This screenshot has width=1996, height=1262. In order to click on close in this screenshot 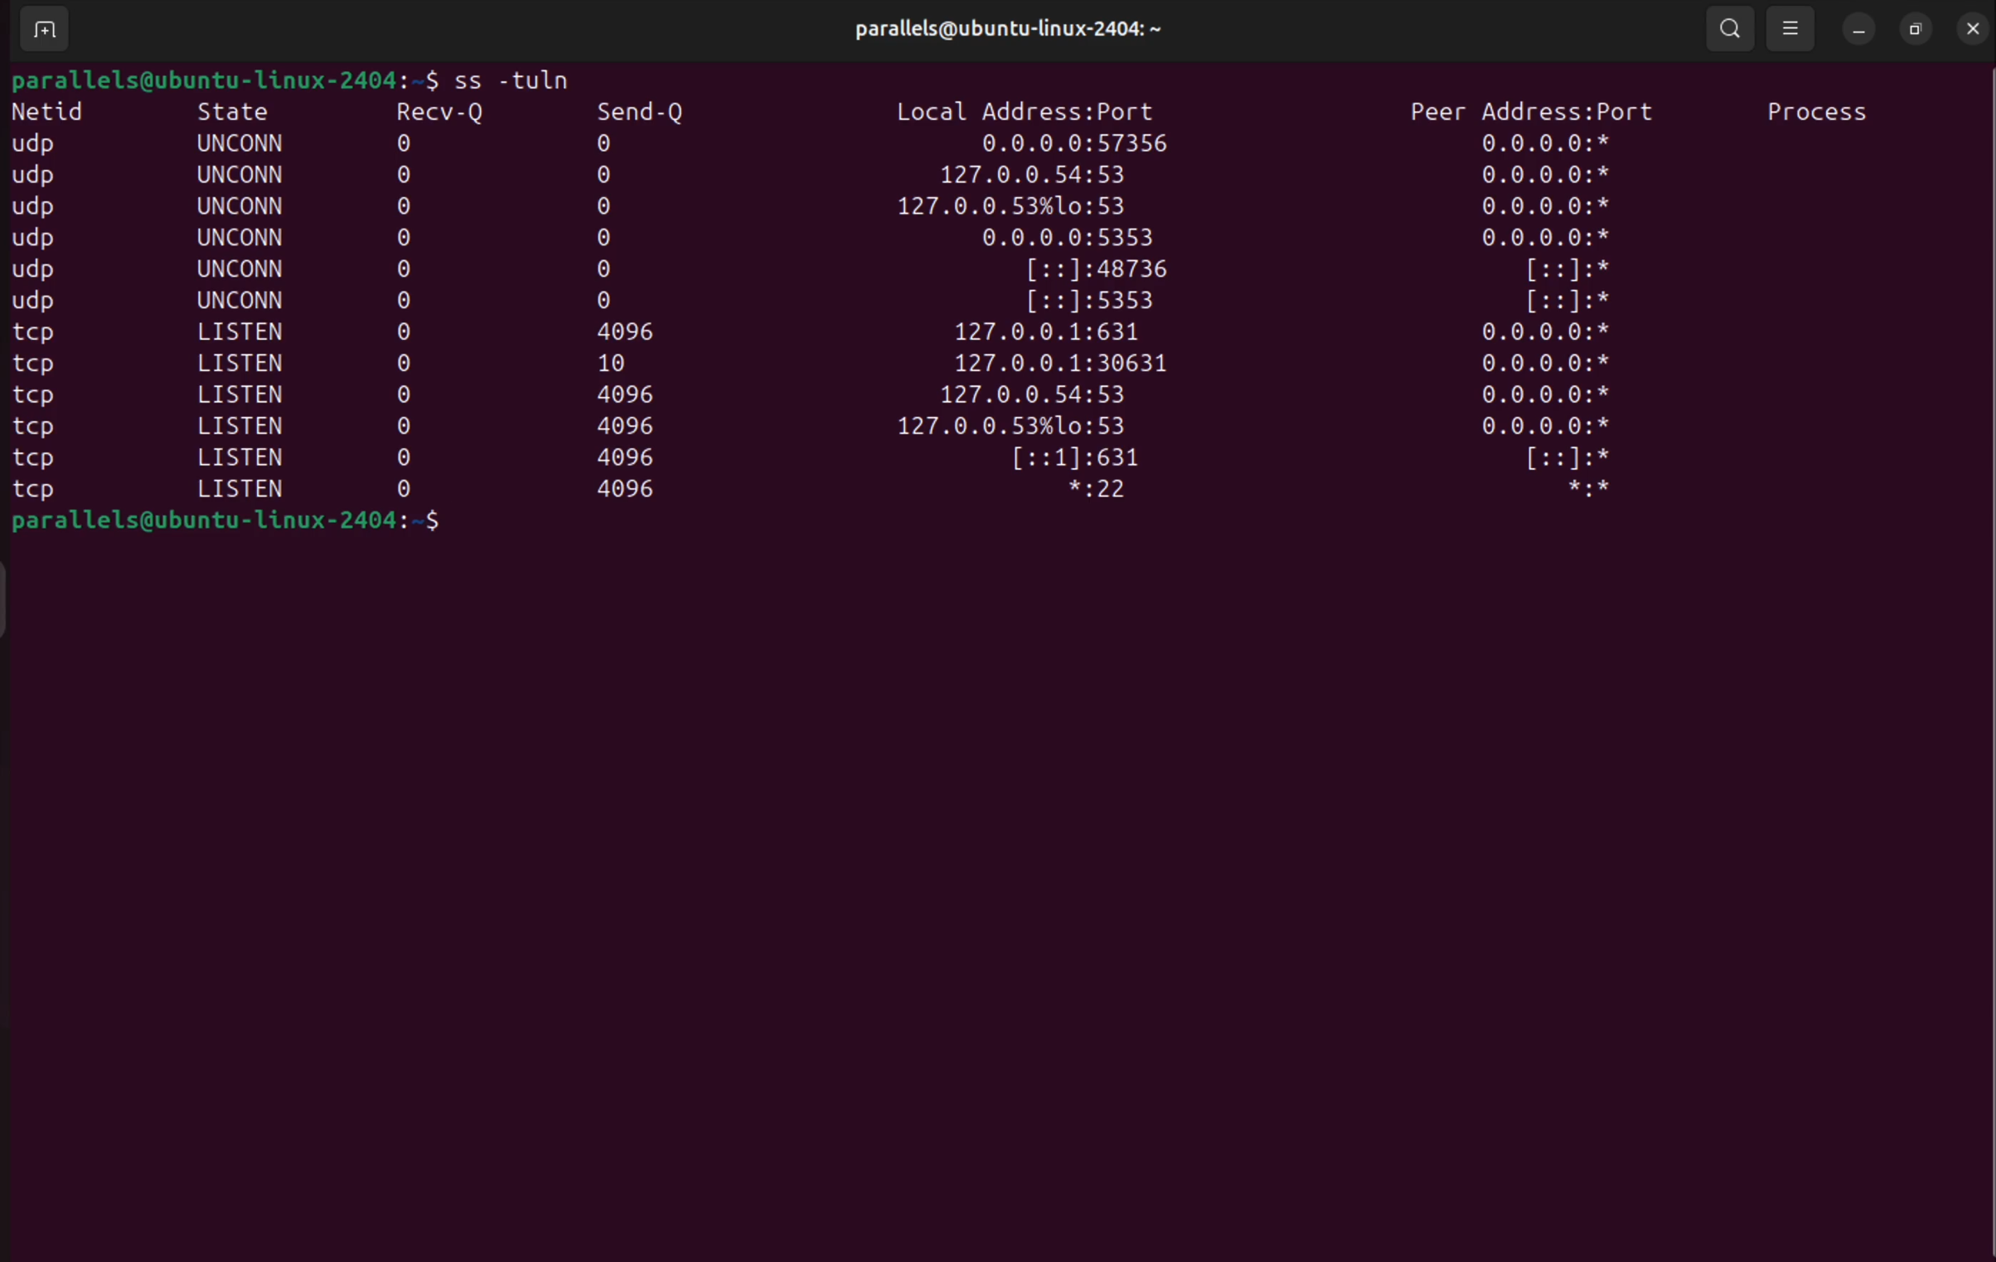, I will do `click(1974, 28)`.